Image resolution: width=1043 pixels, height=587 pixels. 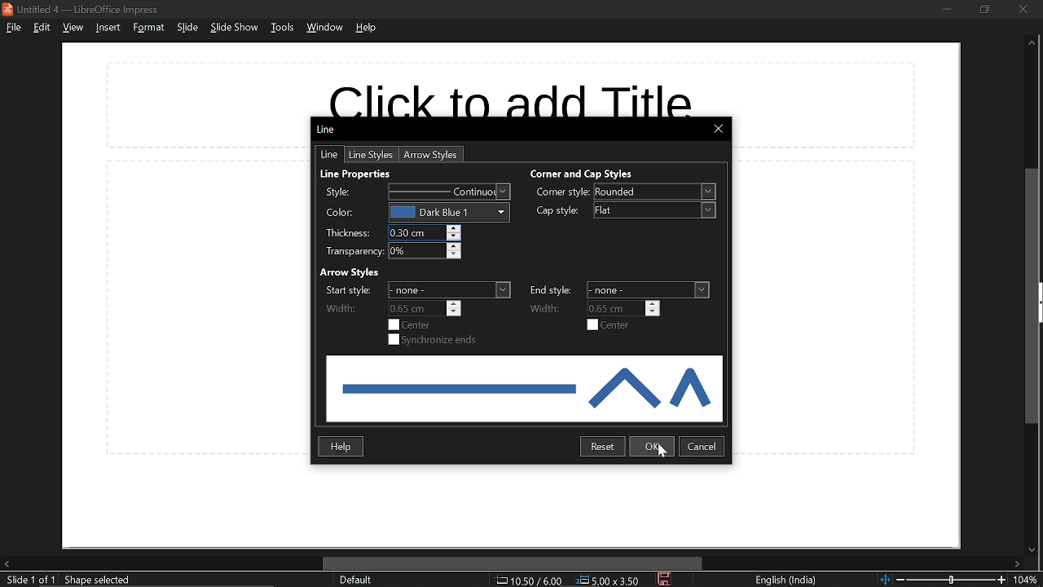 I want to click on preview, so click(x=524, y=388).